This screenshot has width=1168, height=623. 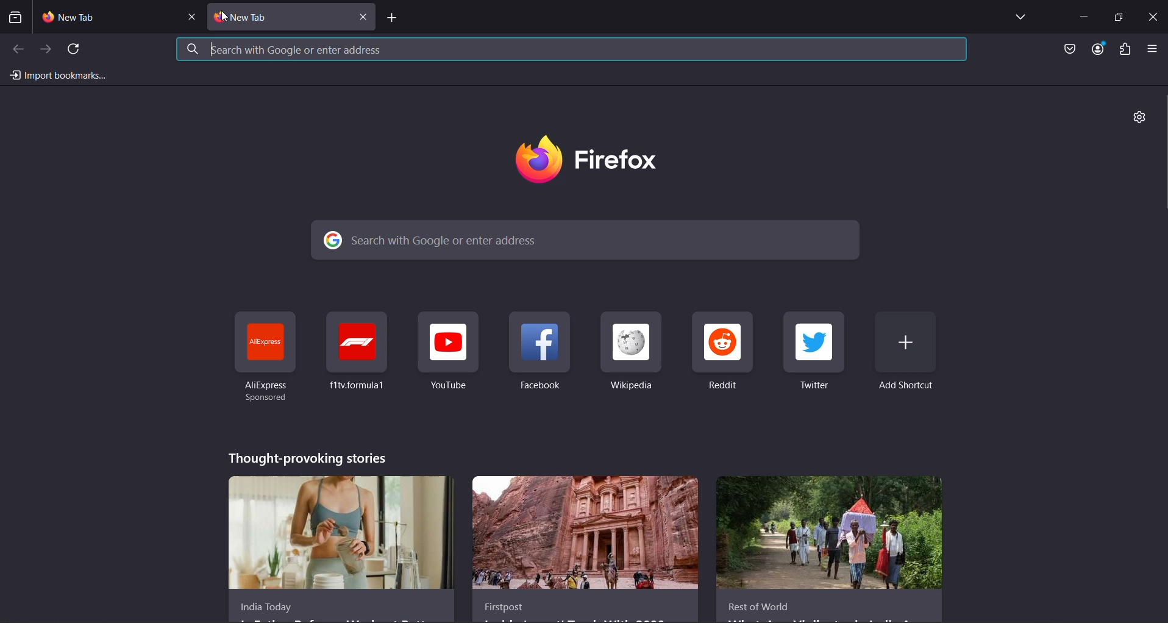 What do you see at coordinates (1164, 151) in the screenshot?
I see `scroll bar` at bounding box center [1164, 151].